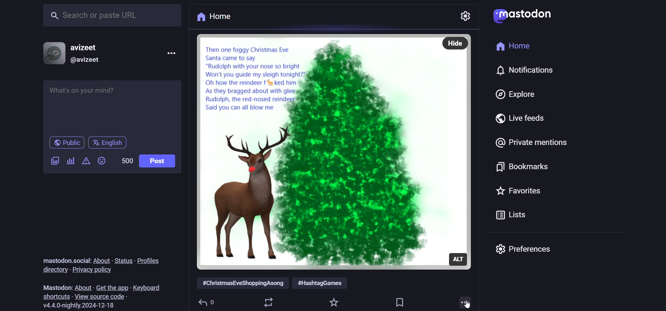 This screenshot has height=311, width=666. What do you see at coordinates (78, 305) in the screenshot?
I see `version` at bounding box center [78, 305].